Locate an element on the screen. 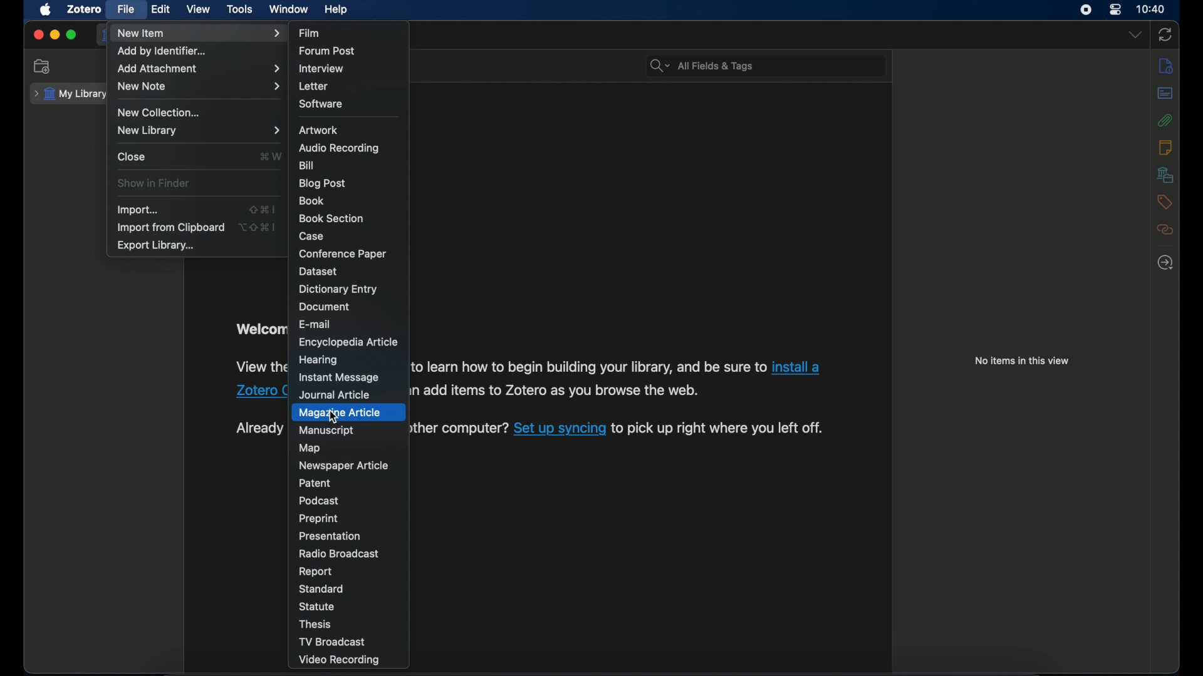  search bar is located at coordinates (702, 66).